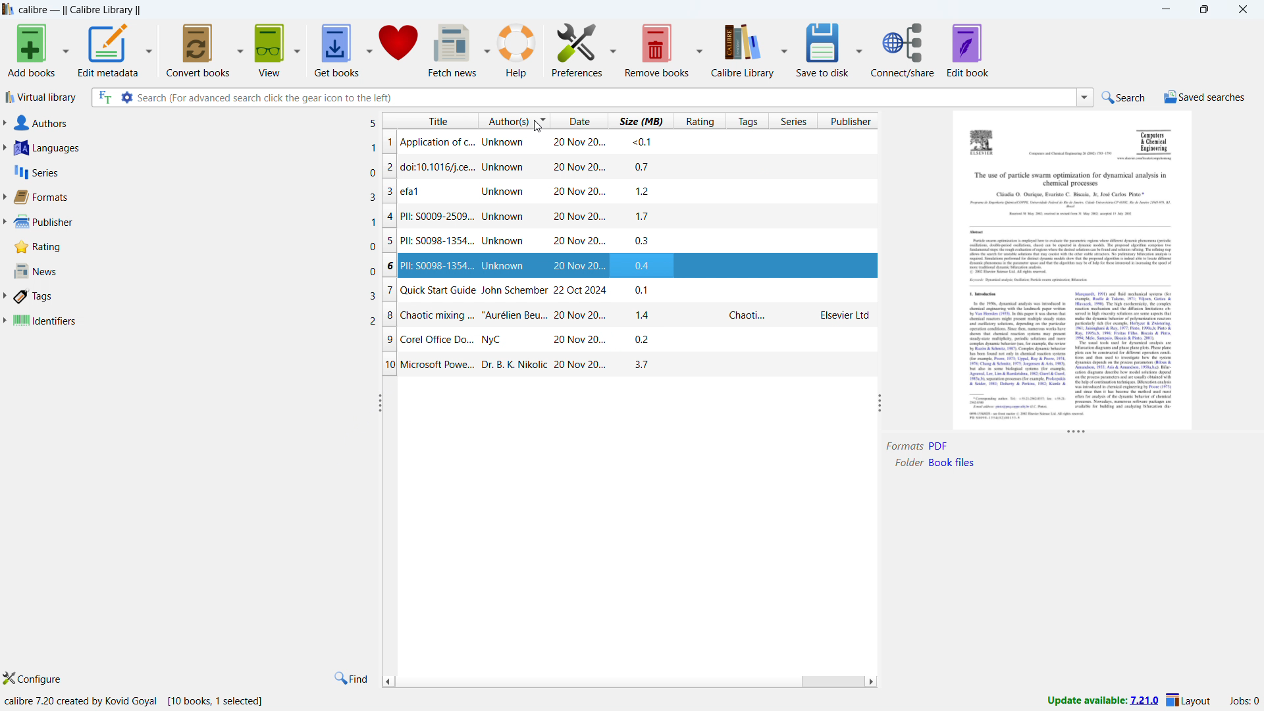  What do you see at coordinates (195, 224) in the screenshot?
I see `publisher` at bounding box center [195, 224].